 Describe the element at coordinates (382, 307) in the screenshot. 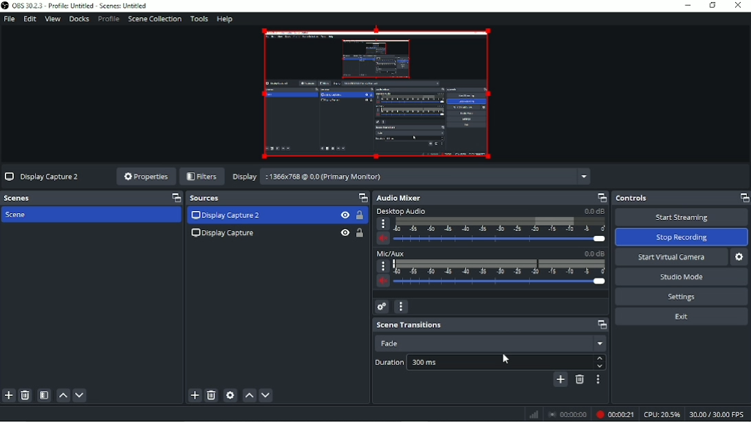

I see `Advanced audio properties` at that location.